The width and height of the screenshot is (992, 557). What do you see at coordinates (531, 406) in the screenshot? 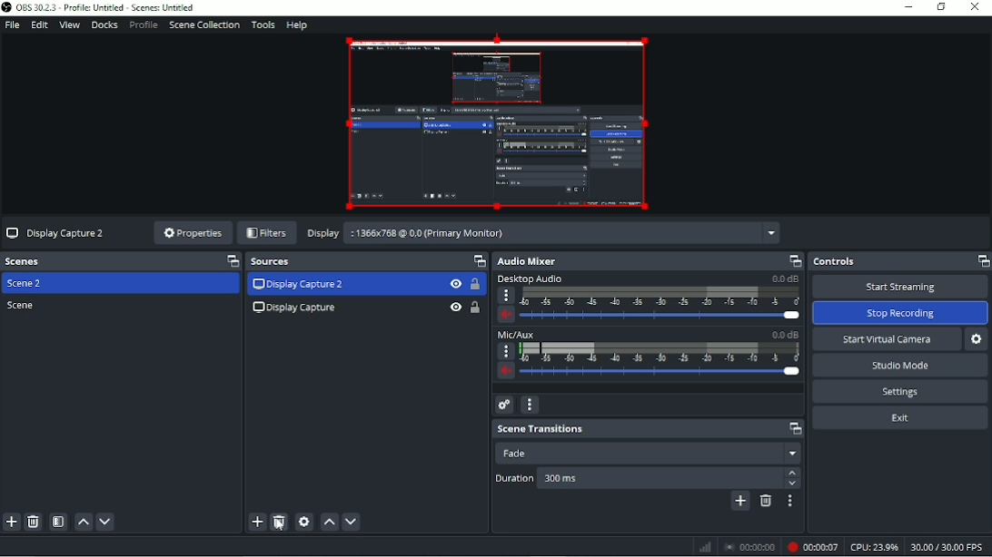
I see `Audio mixer menu` at bounding box center [531, 406].